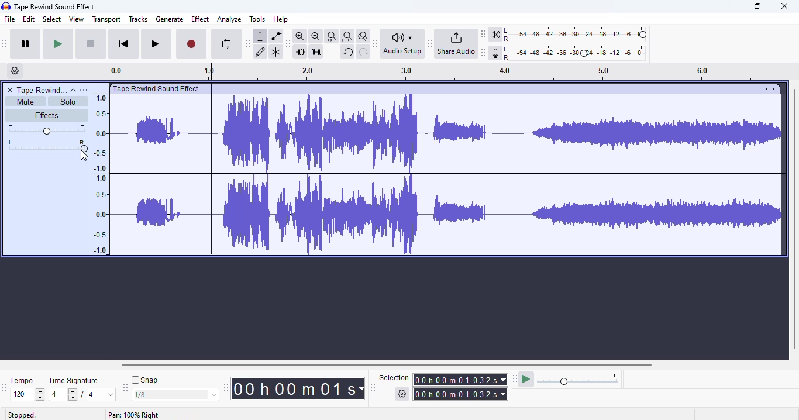  What do you see at coordinates (276, 53) in the screenshot?
I see `multi-tool` at bounding box center [276, 53].